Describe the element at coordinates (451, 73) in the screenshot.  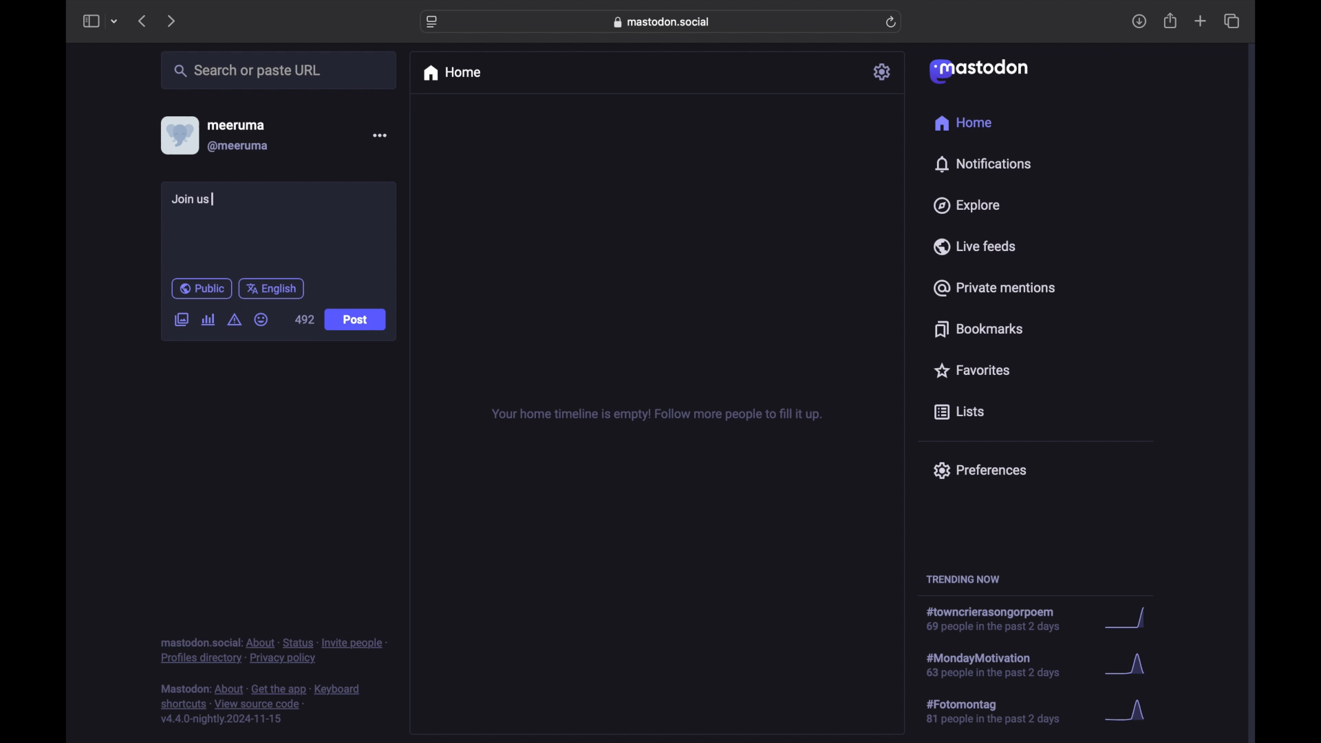
I see `home` at that location.